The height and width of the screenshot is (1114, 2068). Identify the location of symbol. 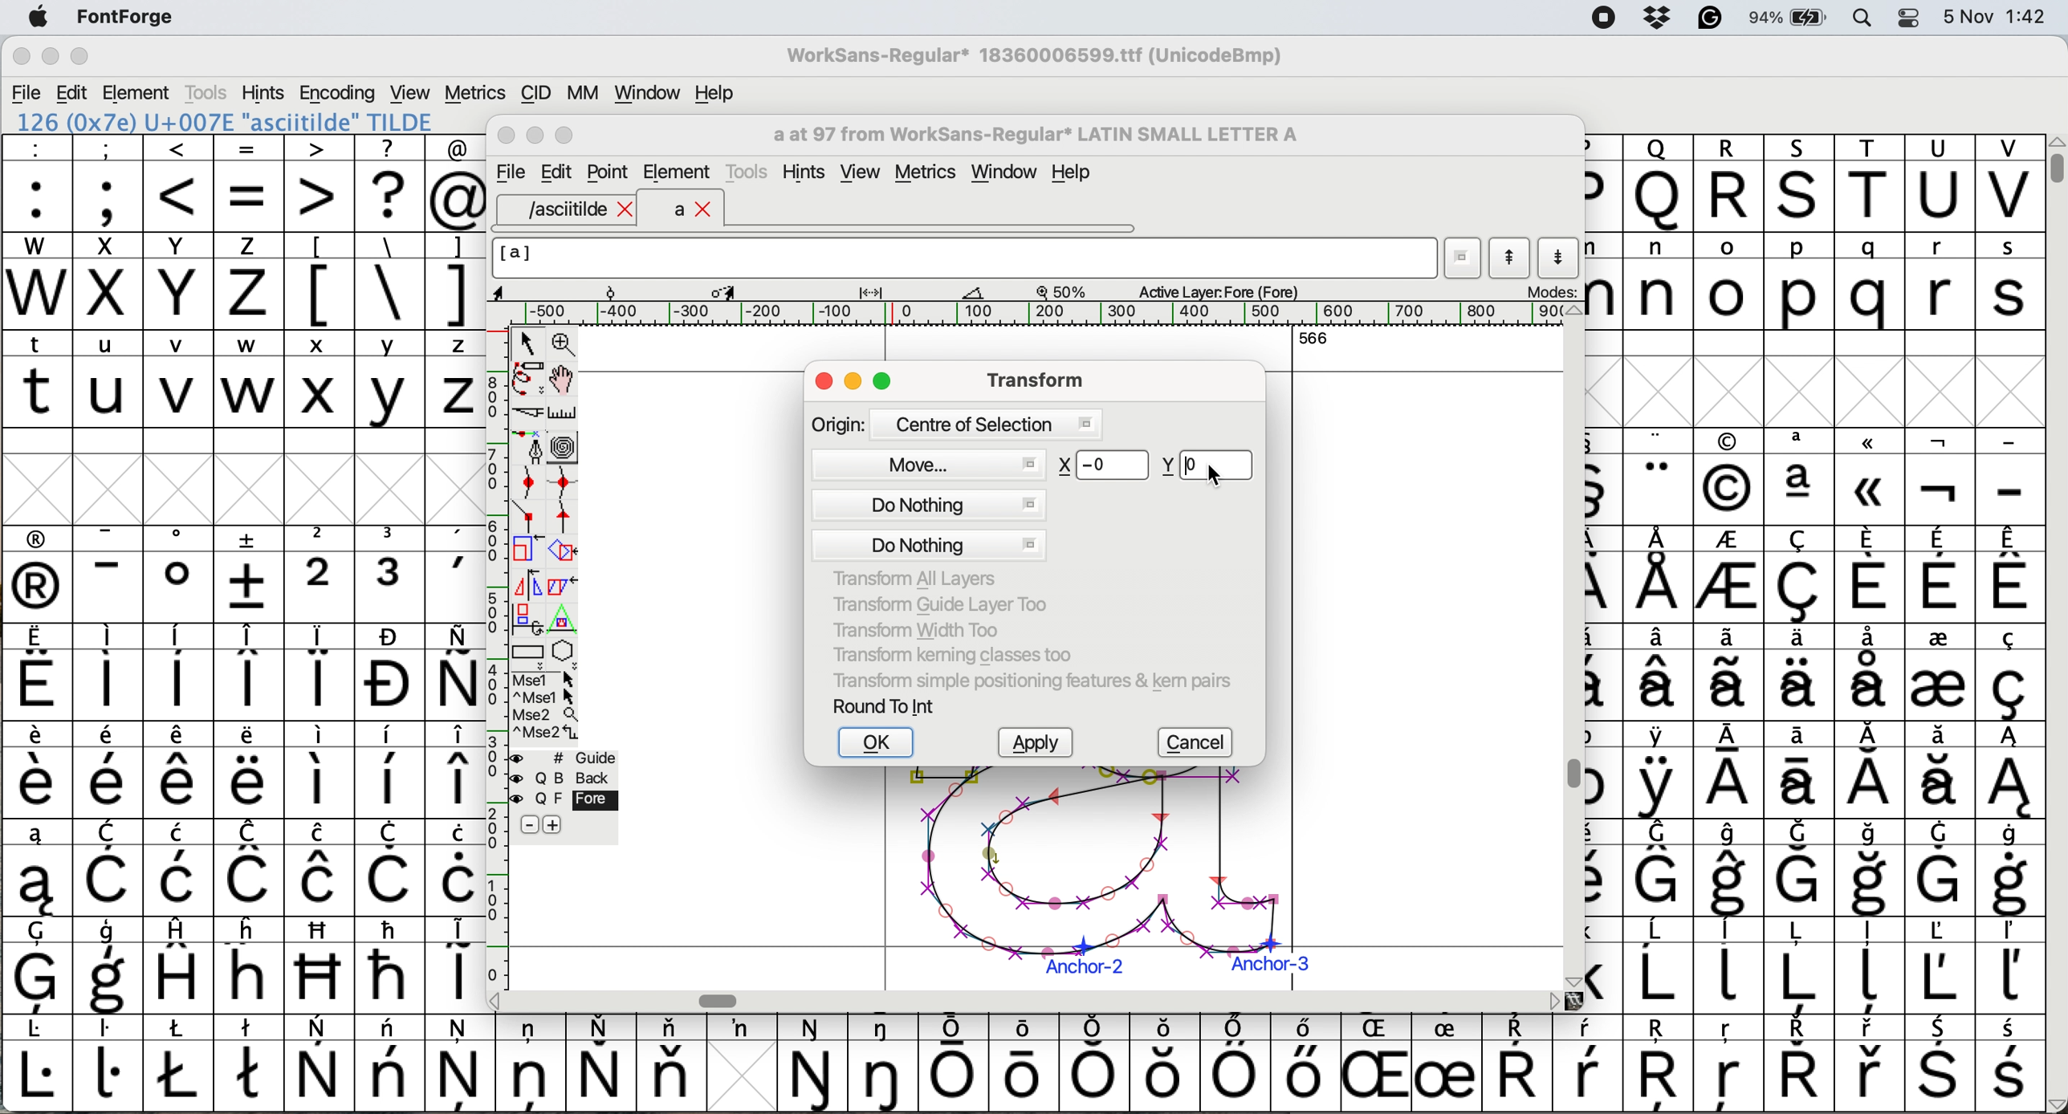
(1804, 671).